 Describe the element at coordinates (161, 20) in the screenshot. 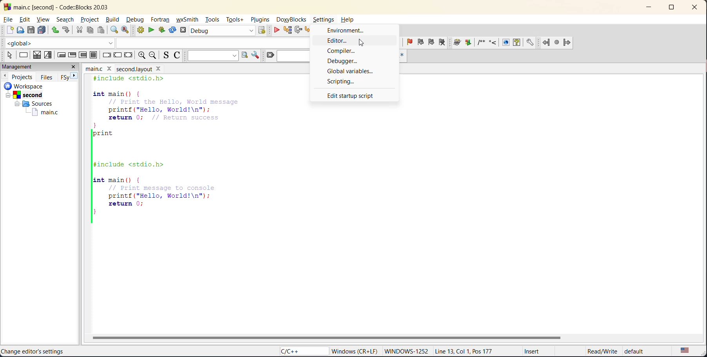

I see `fortran` at that location.